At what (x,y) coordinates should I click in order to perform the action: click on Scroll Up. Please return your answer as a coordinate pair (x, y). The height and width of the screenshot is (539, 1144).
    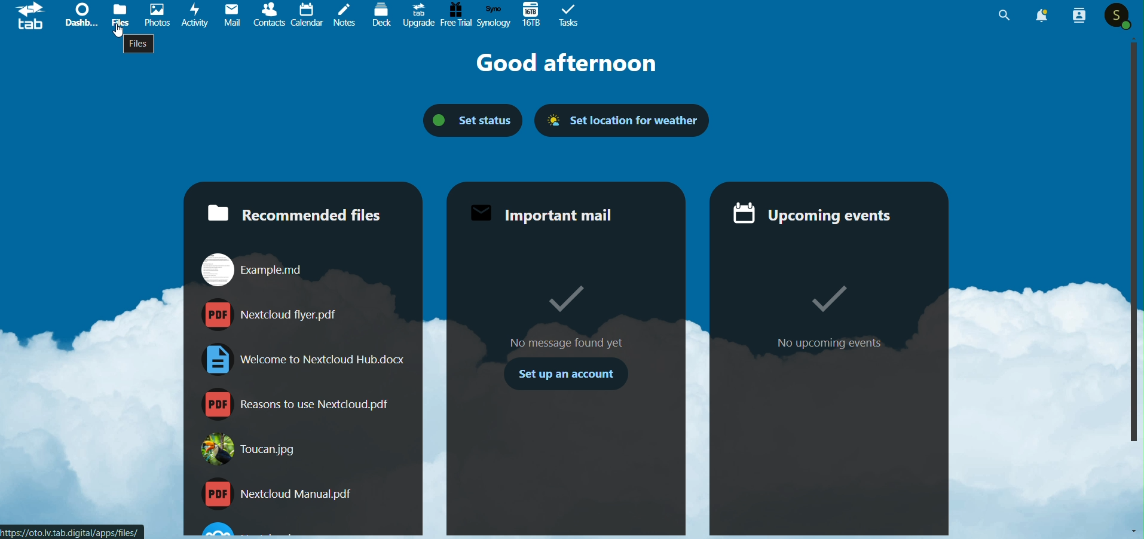
    Looking at the image, I should click on (1133, 39).